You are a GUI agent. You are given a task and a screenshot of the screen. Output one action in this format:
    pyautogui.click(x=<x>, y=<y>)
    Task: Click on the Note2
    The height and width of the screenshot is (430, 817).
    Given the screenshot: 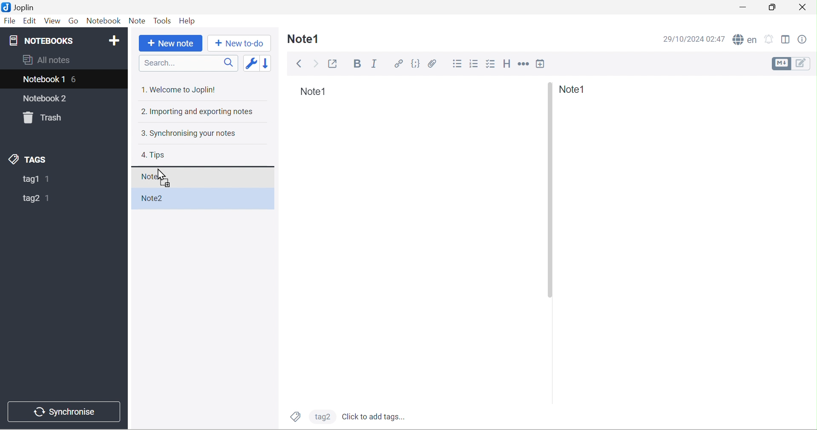 What is the action you would take?
    pyautogui.click(x=152, y=198)
    